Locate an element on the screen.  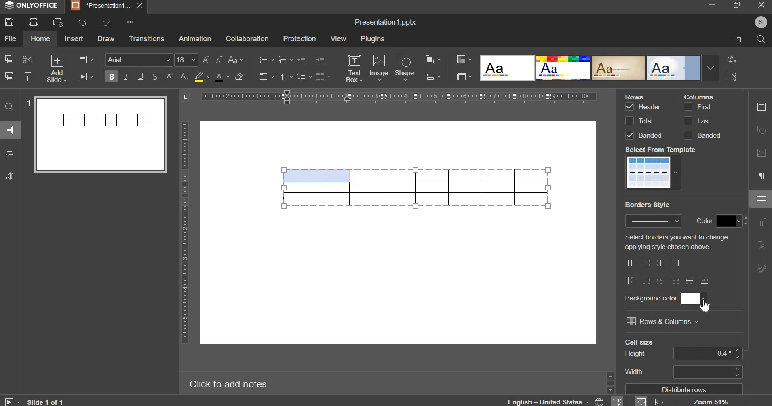
plugins is located at coordinates (373, 39).